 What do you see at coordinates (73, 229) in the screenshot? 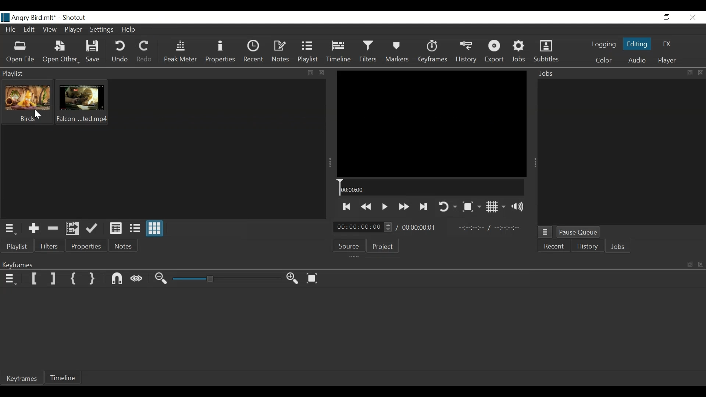
I see `Add files to the playlist` at bounding box center [73, 229].